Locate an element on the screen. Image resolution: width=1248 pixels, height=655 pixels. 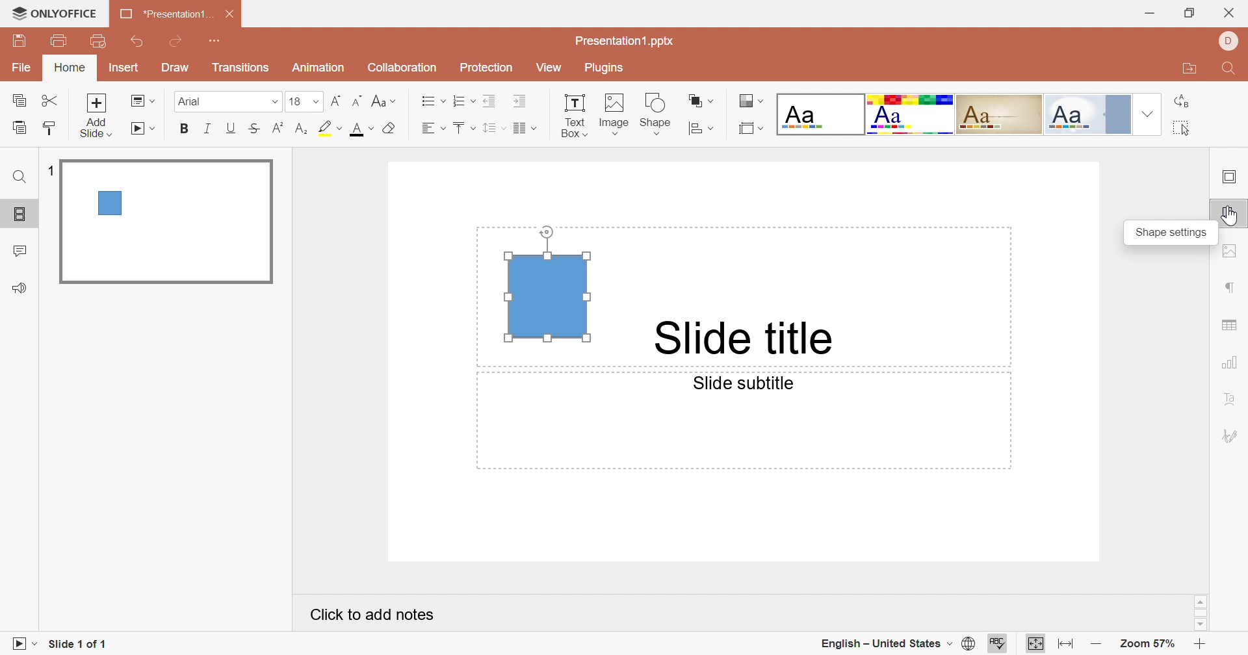
Close is located at coordinates (227, 16).